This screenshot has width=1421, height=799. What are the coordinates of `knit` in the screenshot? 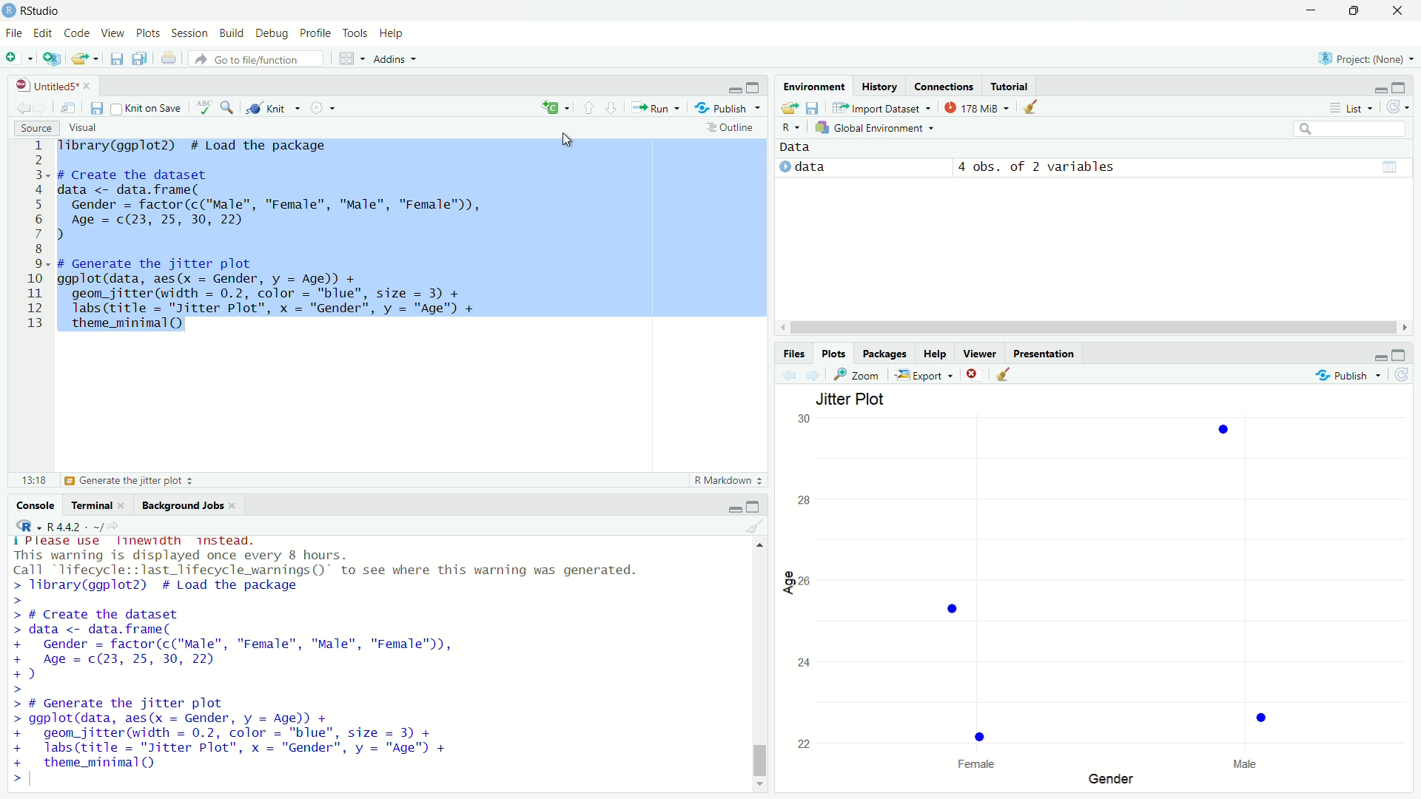 It's located at (275, 108).